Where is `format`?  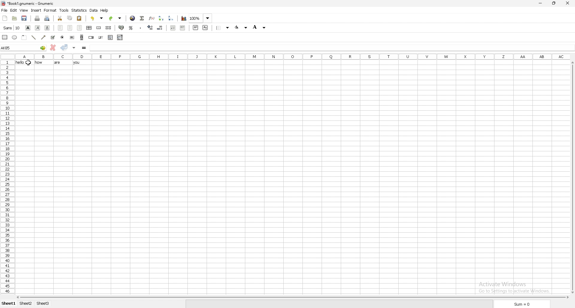
format is located at coordinates (50, 10).